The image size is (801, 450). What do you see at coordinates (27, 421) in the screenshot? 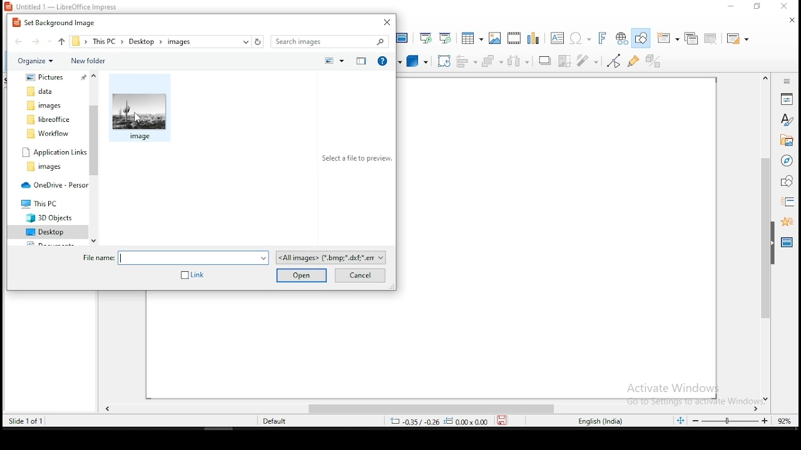
I see `slide of 1 of 1` at bounding box center [27, 421].